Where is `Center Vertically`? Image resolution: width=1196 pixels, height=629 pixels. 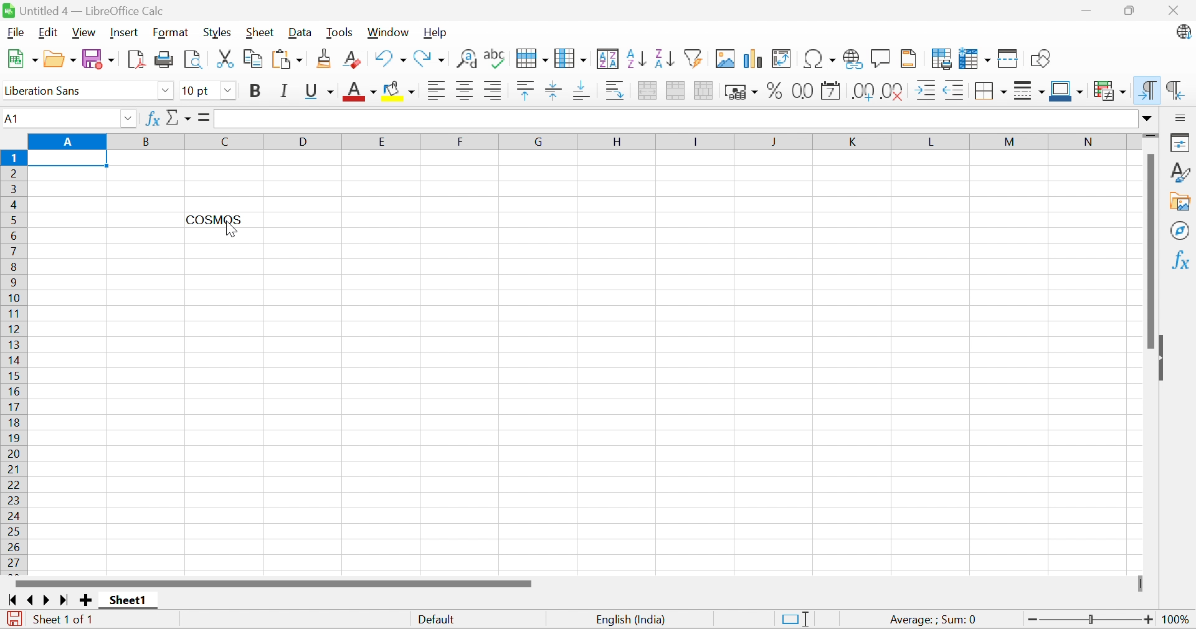
Center Vertically is located at coordinates (554, 90).